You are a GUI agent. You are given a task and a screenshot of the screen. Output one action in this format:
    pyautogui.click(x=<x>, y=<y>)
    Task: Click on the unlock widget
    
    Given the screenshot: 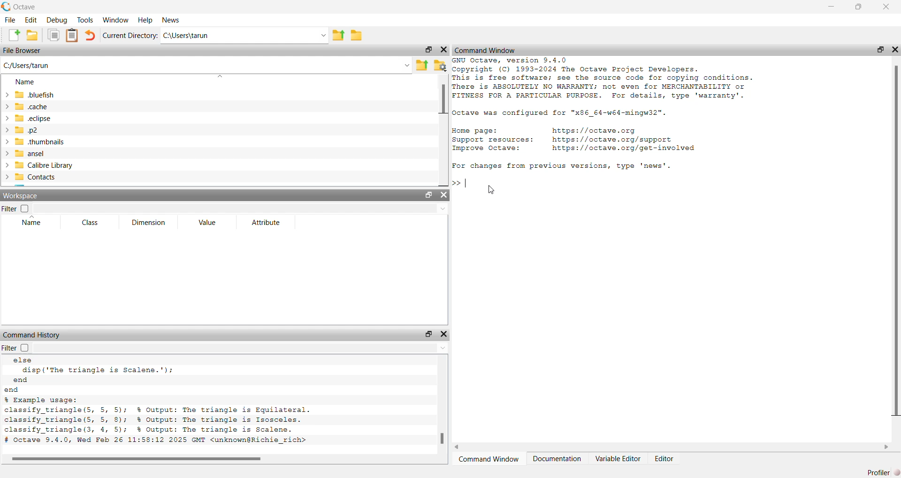 What is the action you would take?
    pyautogui.click(x=427, y=334)
    